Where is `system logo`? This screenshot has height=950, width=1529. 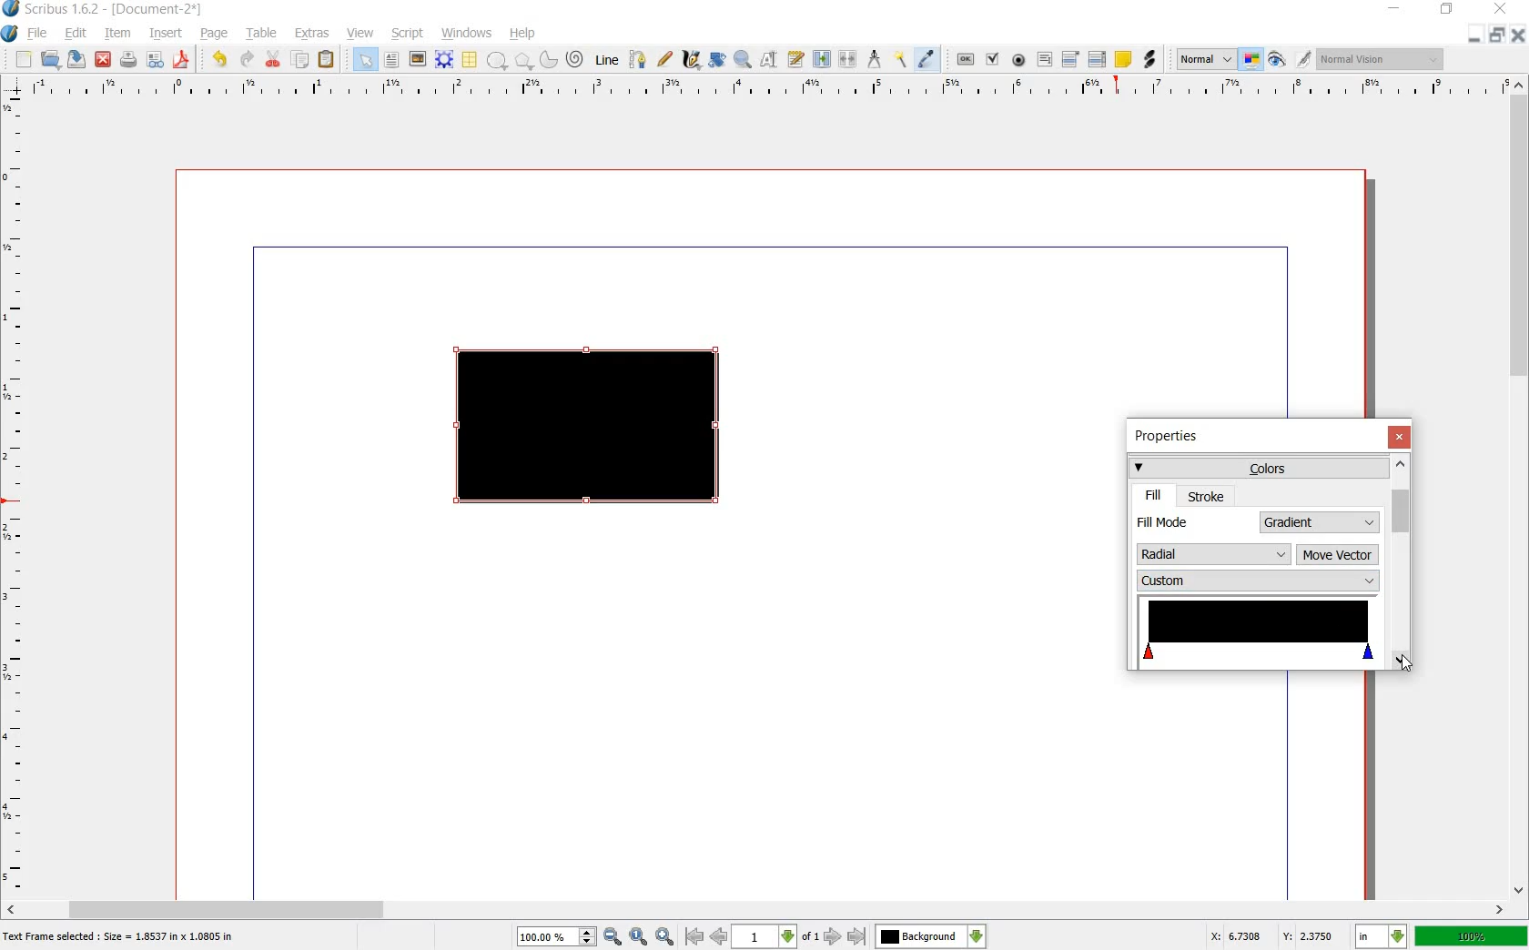 system logo is located at coordinates (9, 34).